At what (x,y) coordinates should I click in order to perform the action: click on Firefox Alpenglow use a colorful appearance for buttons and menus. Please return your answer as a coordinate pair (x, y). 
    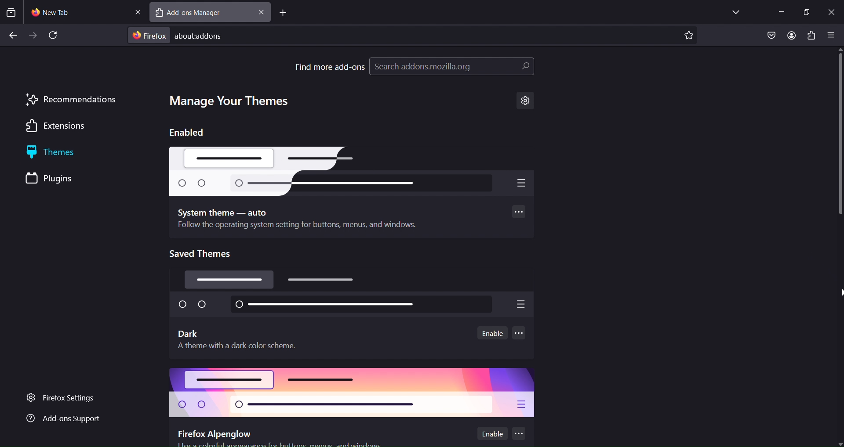
    Looking at the image, I should click on (279, 437).